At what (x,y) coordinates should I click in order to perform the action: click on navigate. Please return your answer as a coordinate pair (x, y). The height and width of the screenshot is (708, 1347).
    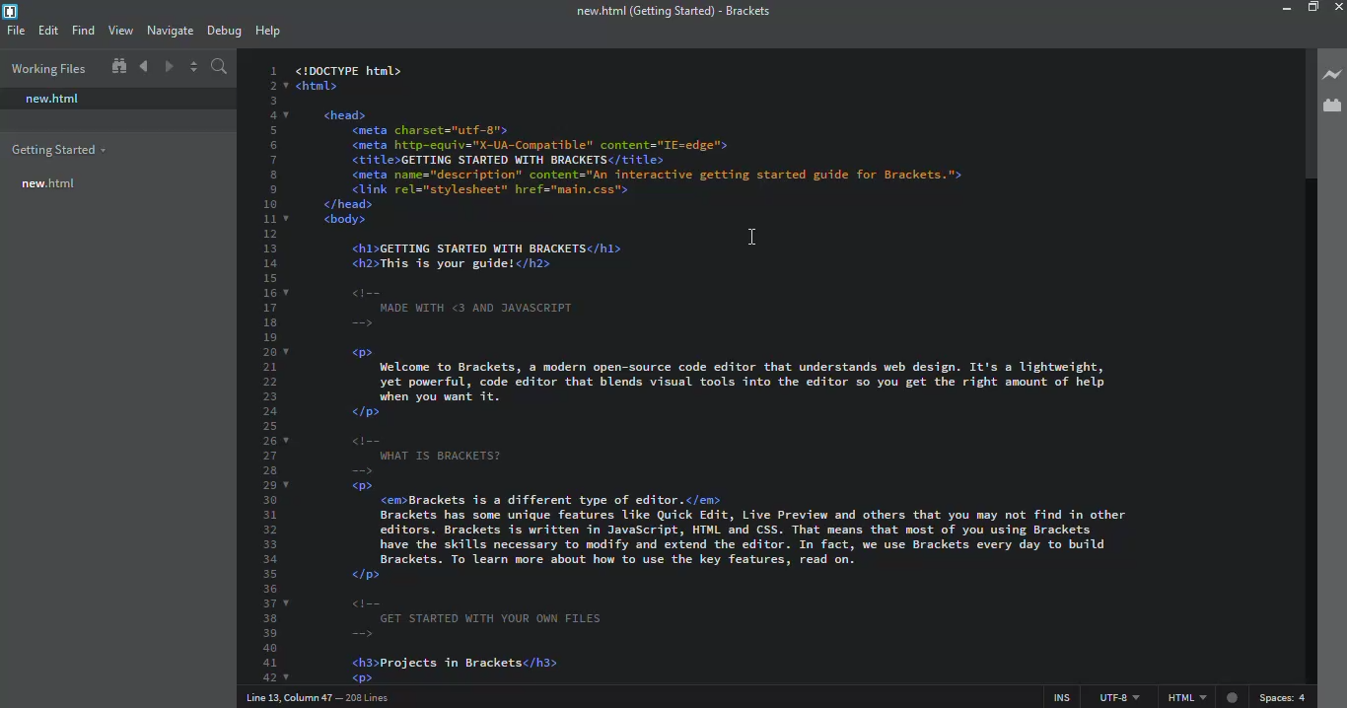
    Looking at the image, I should click on (171, 29).